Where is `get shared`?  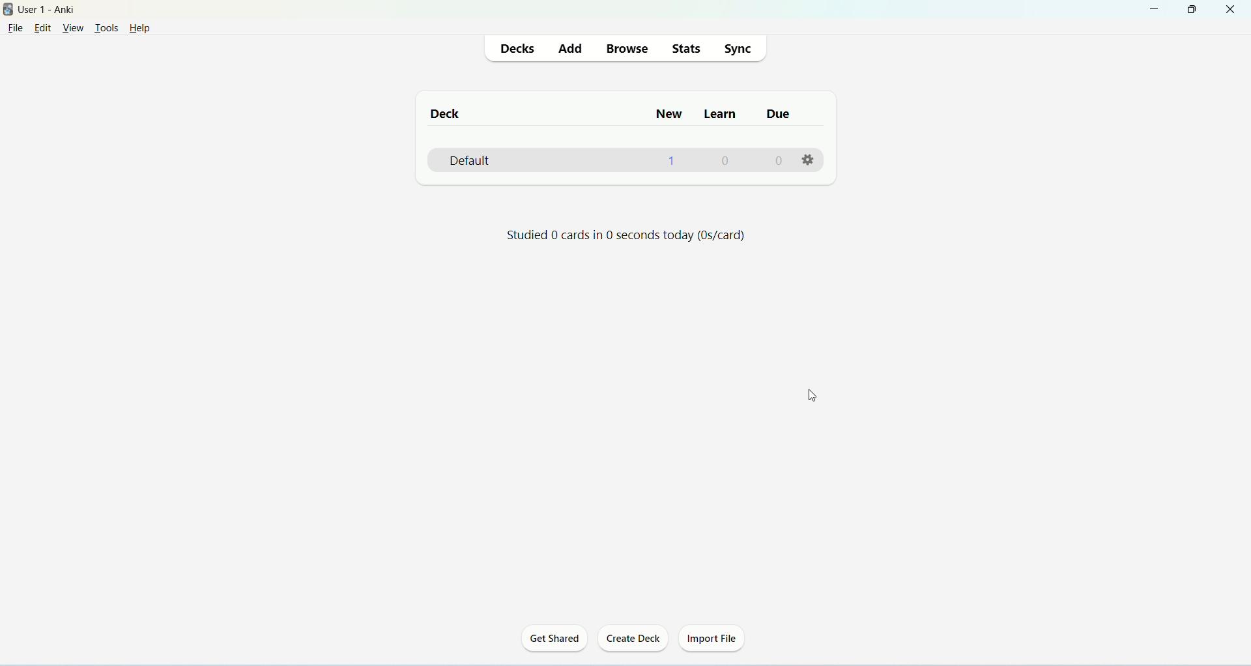
get shared is located at coordinates (554, 638).